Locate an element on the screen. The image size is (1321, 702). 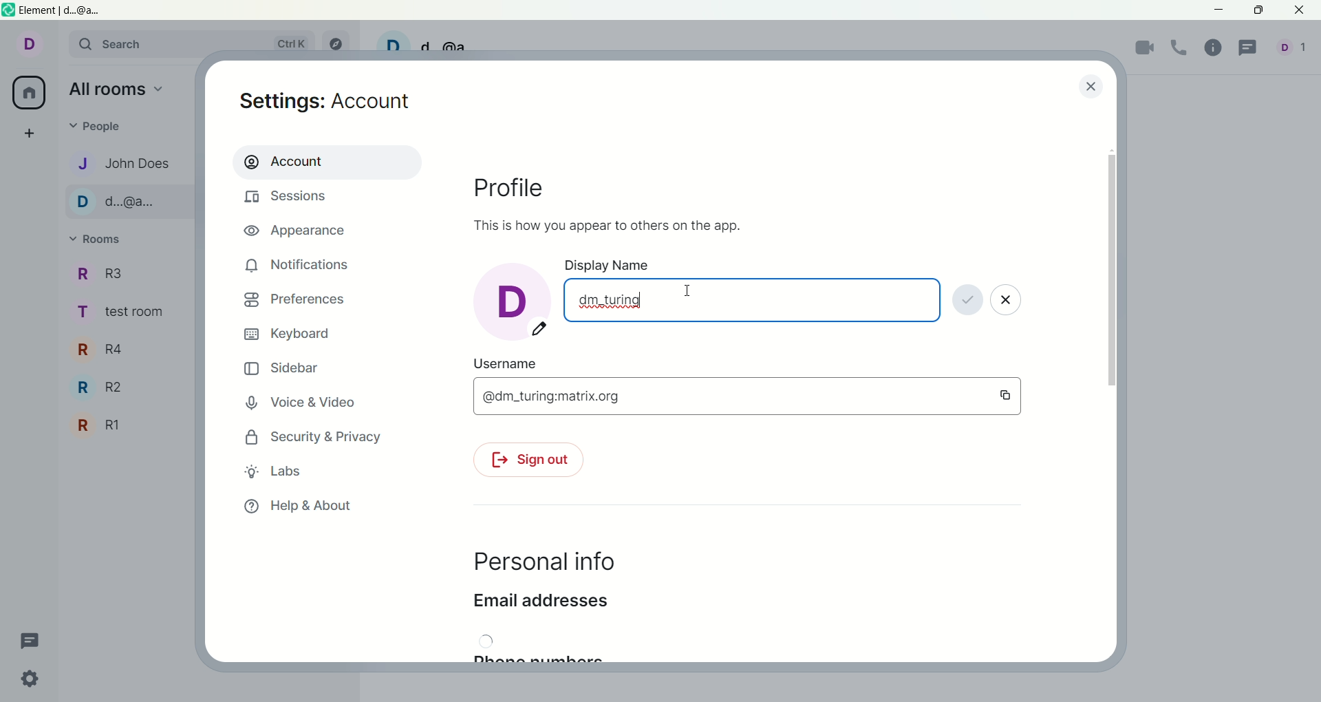
element|d..@a.. is located at coordinates (76, 12).